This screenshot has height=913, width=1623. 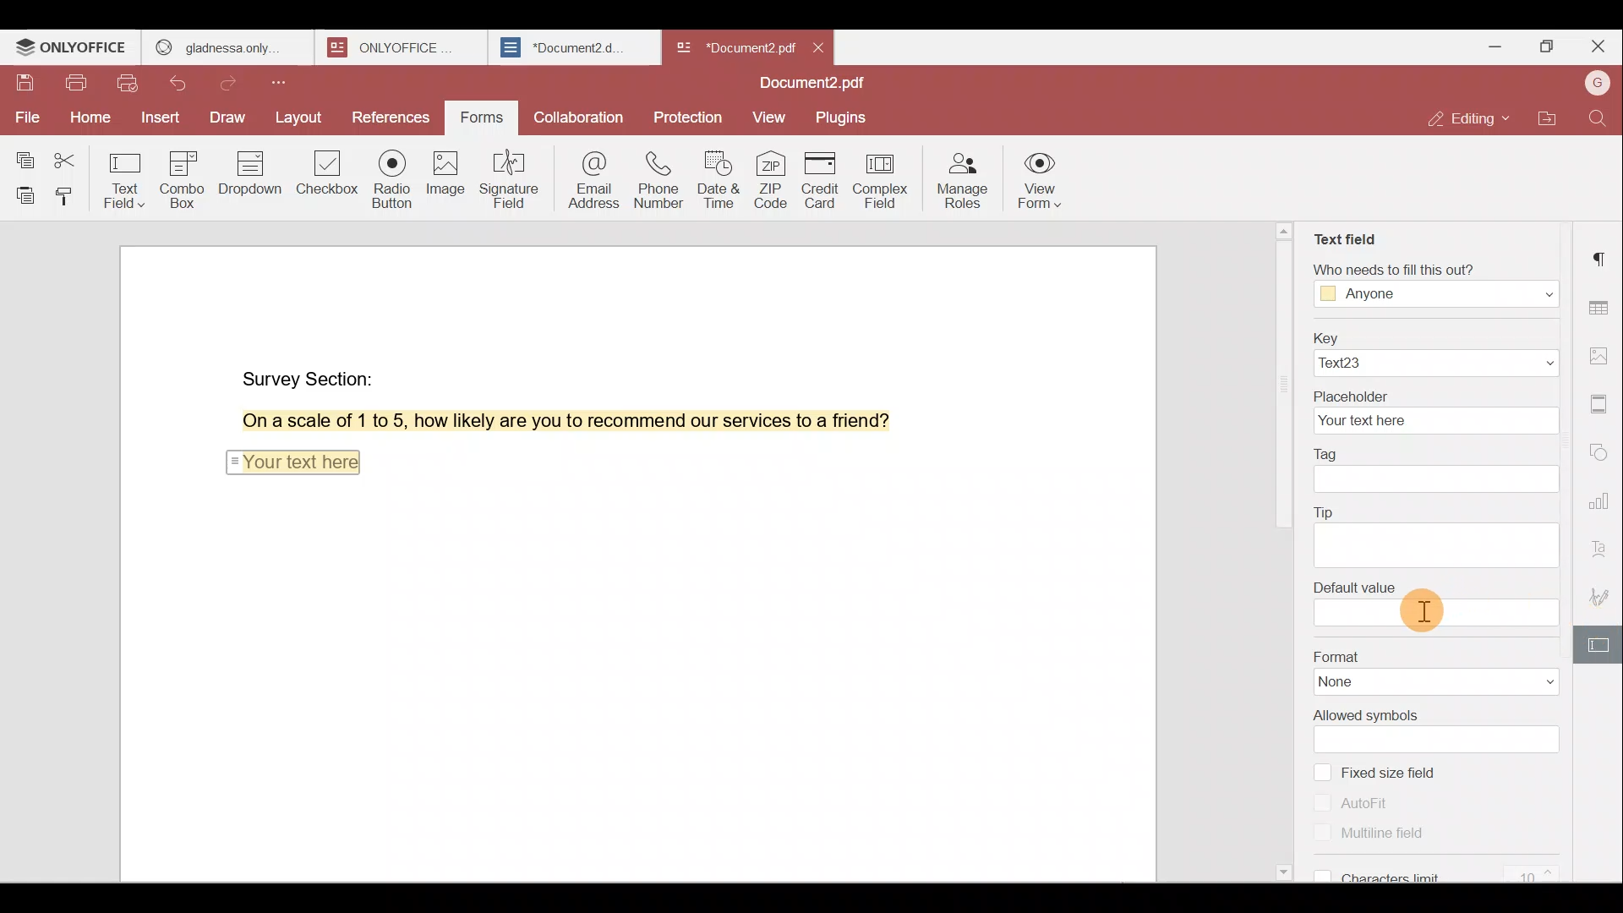 What do you see at coordinates (1601, 448) in the screenshot?
I see `Shapes settings` at bounding box center [1601, 448].